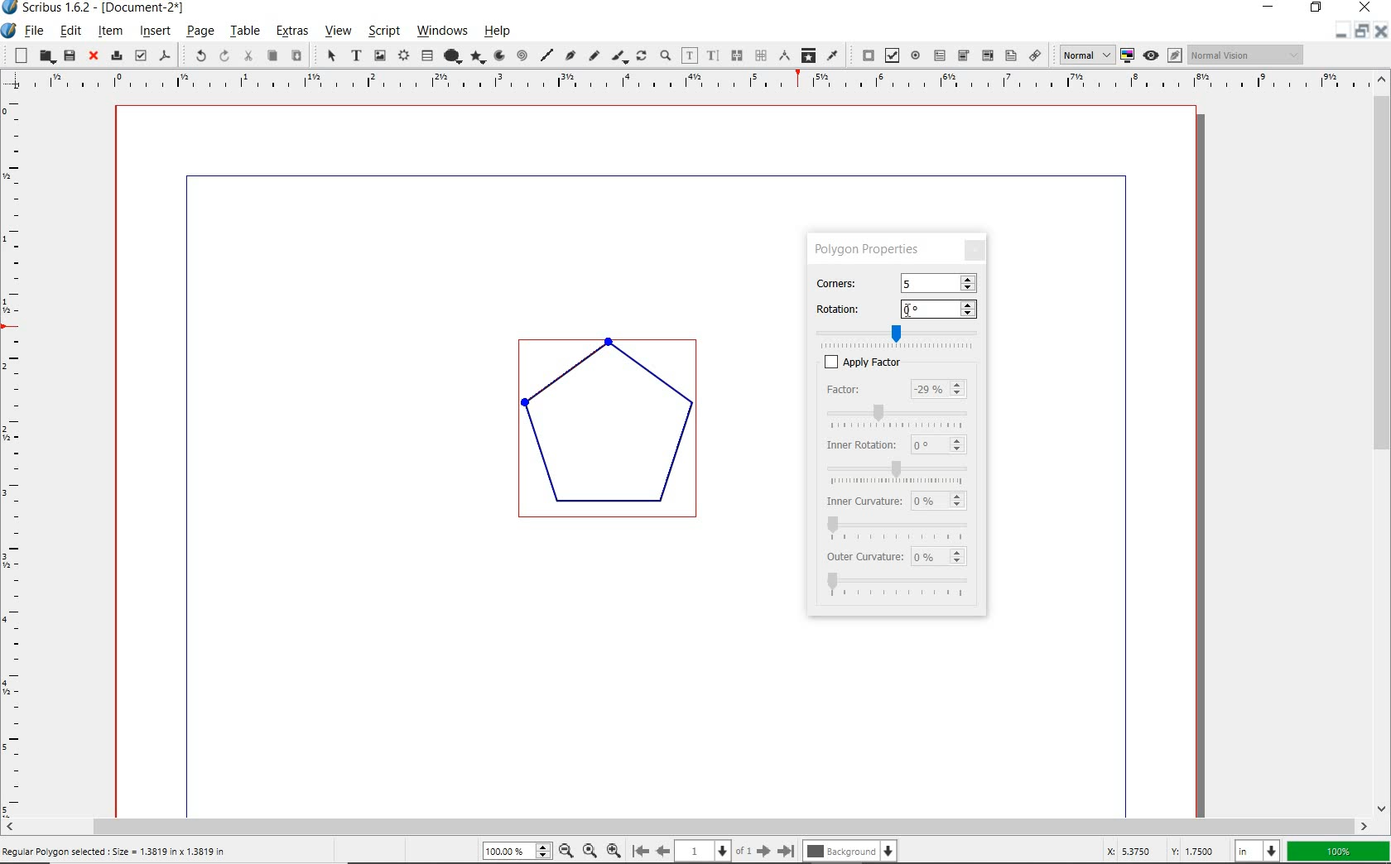 This screenshot has height=864, width=1391. What do you see at coordinates (273, 55) in the screenshot?
I see `copy` at bounding box center [273, 55].